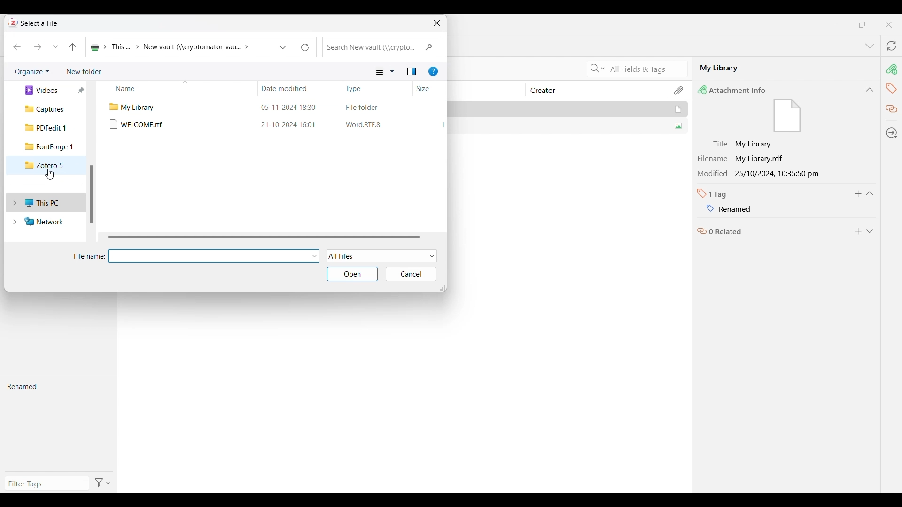 Image resolution: width=902 pixels, height=507 pixels. Describe the element at coordinates (38, 47) in the screenshot. I see `Move forward` at that location.